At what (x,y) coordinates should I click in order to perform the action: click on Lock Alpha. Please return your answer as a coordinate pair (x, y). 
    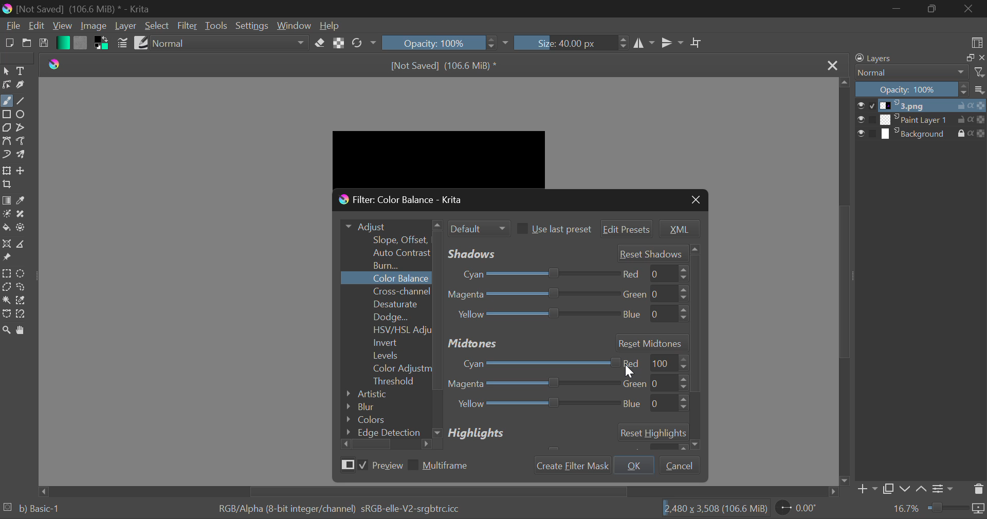
    Looking at the image, I should click on (339, 43).